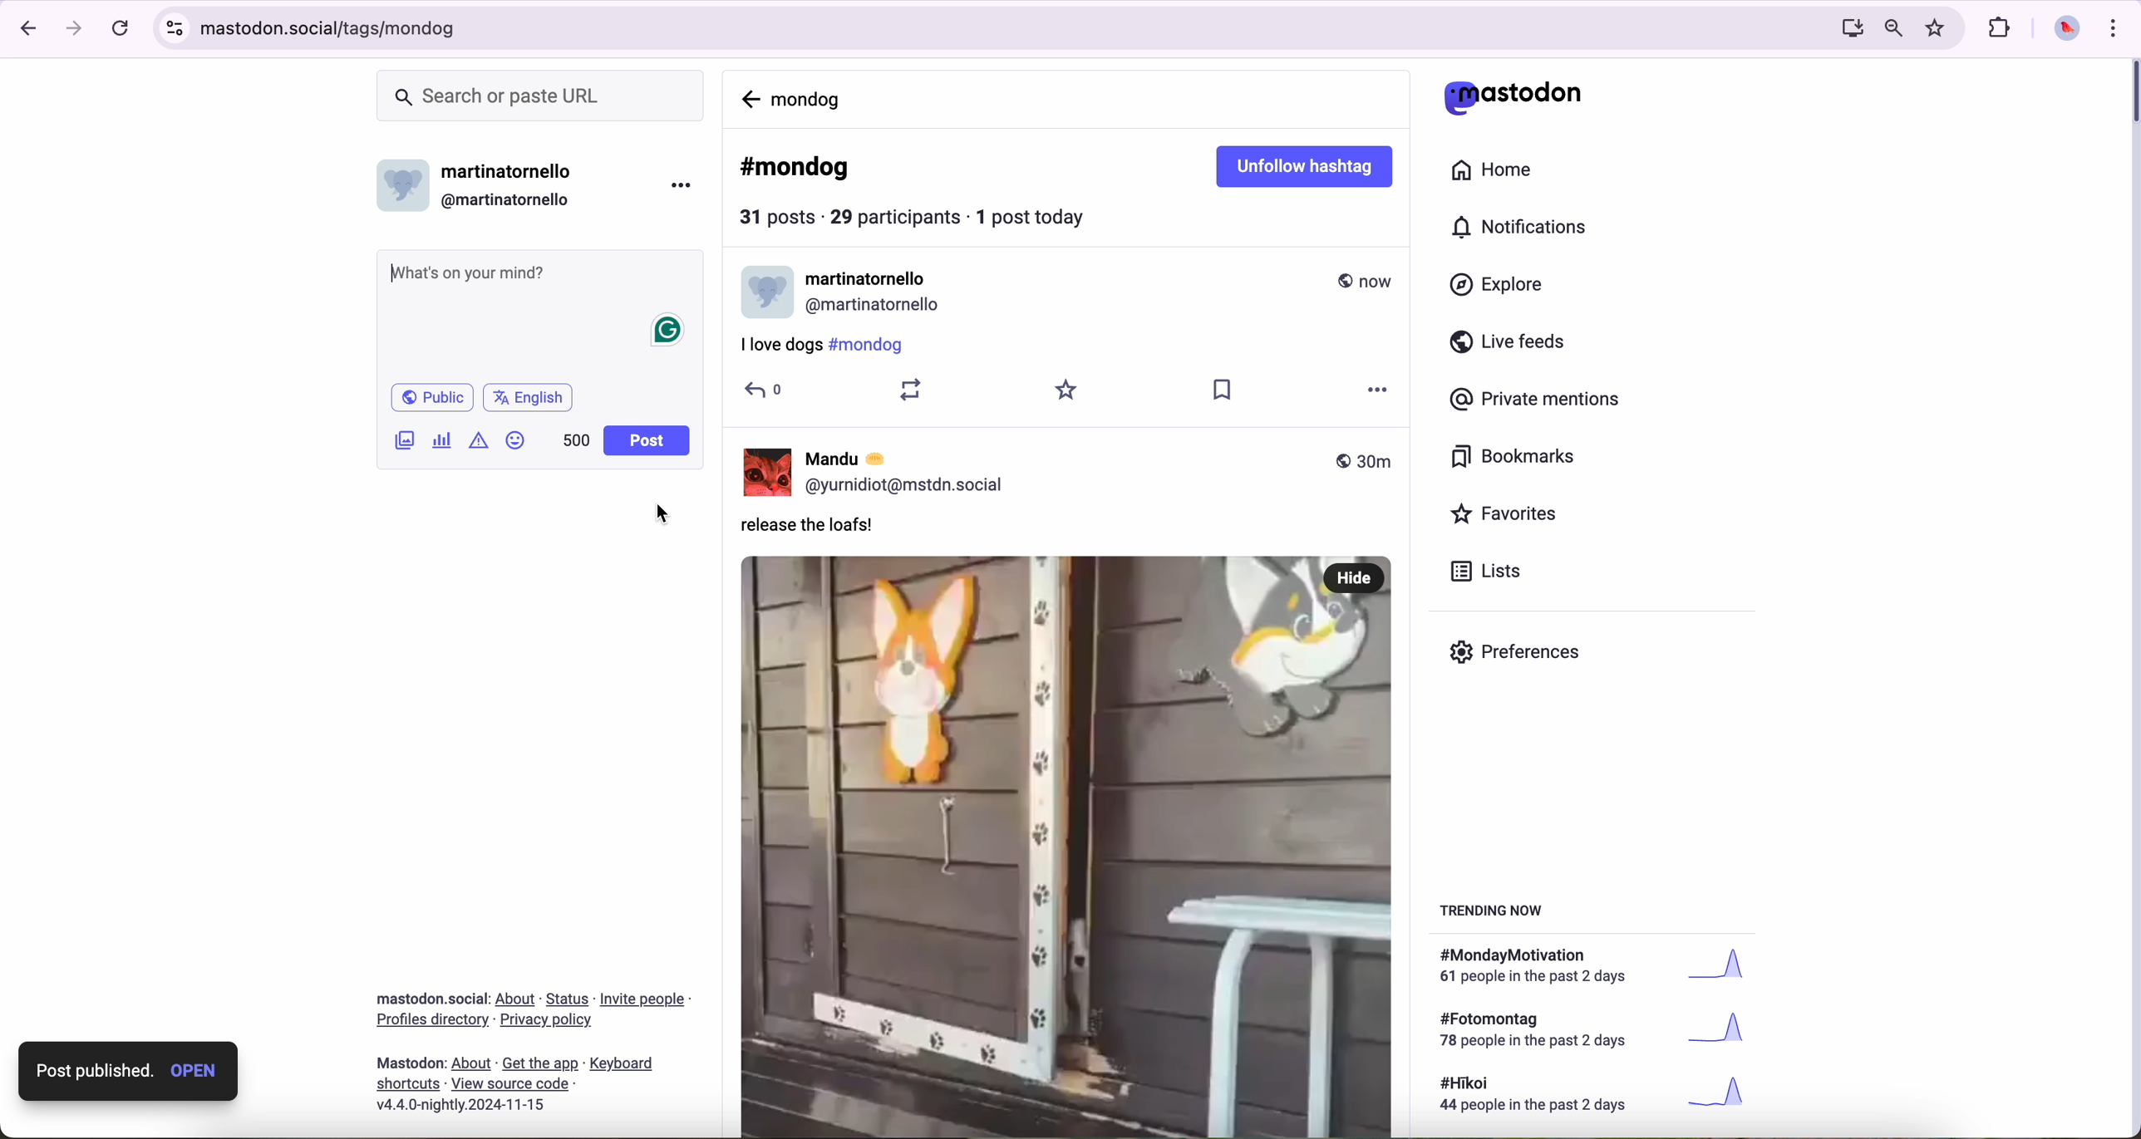 The image size is (2141, 1139). What do you see at coordinates (1494, 168) in the screenshot?
I see `home` at bounding box center [1494, 168].